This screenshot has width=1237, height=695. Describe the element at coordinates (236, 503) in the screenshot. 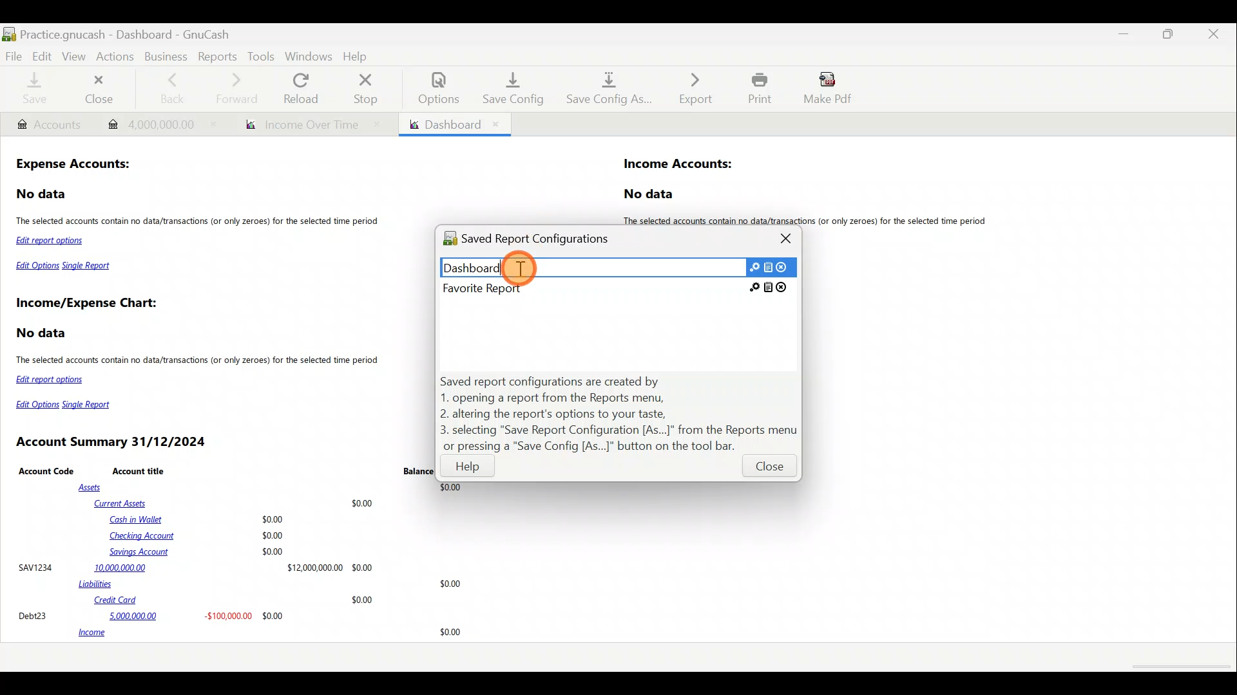

I see `Current Assets $0.00` at that location.